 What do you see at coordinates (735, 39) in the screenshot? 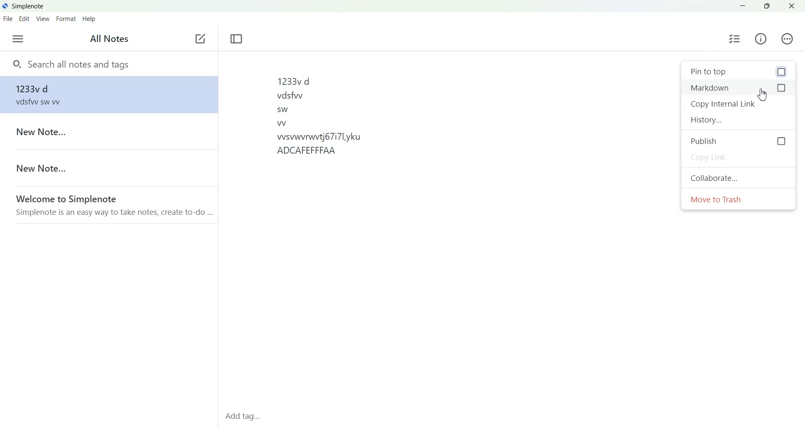
I see `Insert Checklist` at bounding box center [735, 39].